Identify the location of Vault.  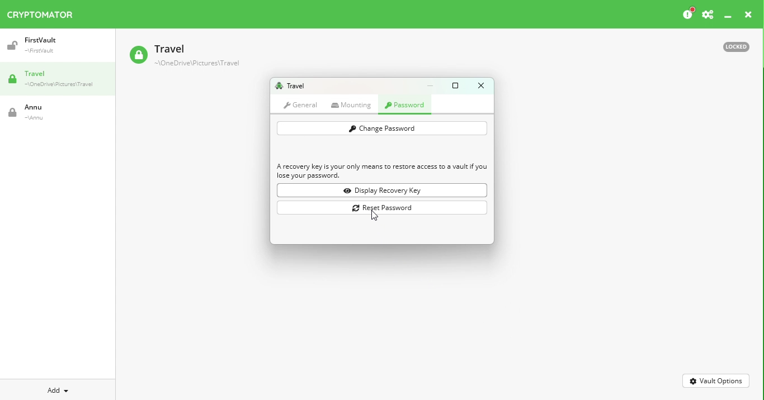
(184, 56).